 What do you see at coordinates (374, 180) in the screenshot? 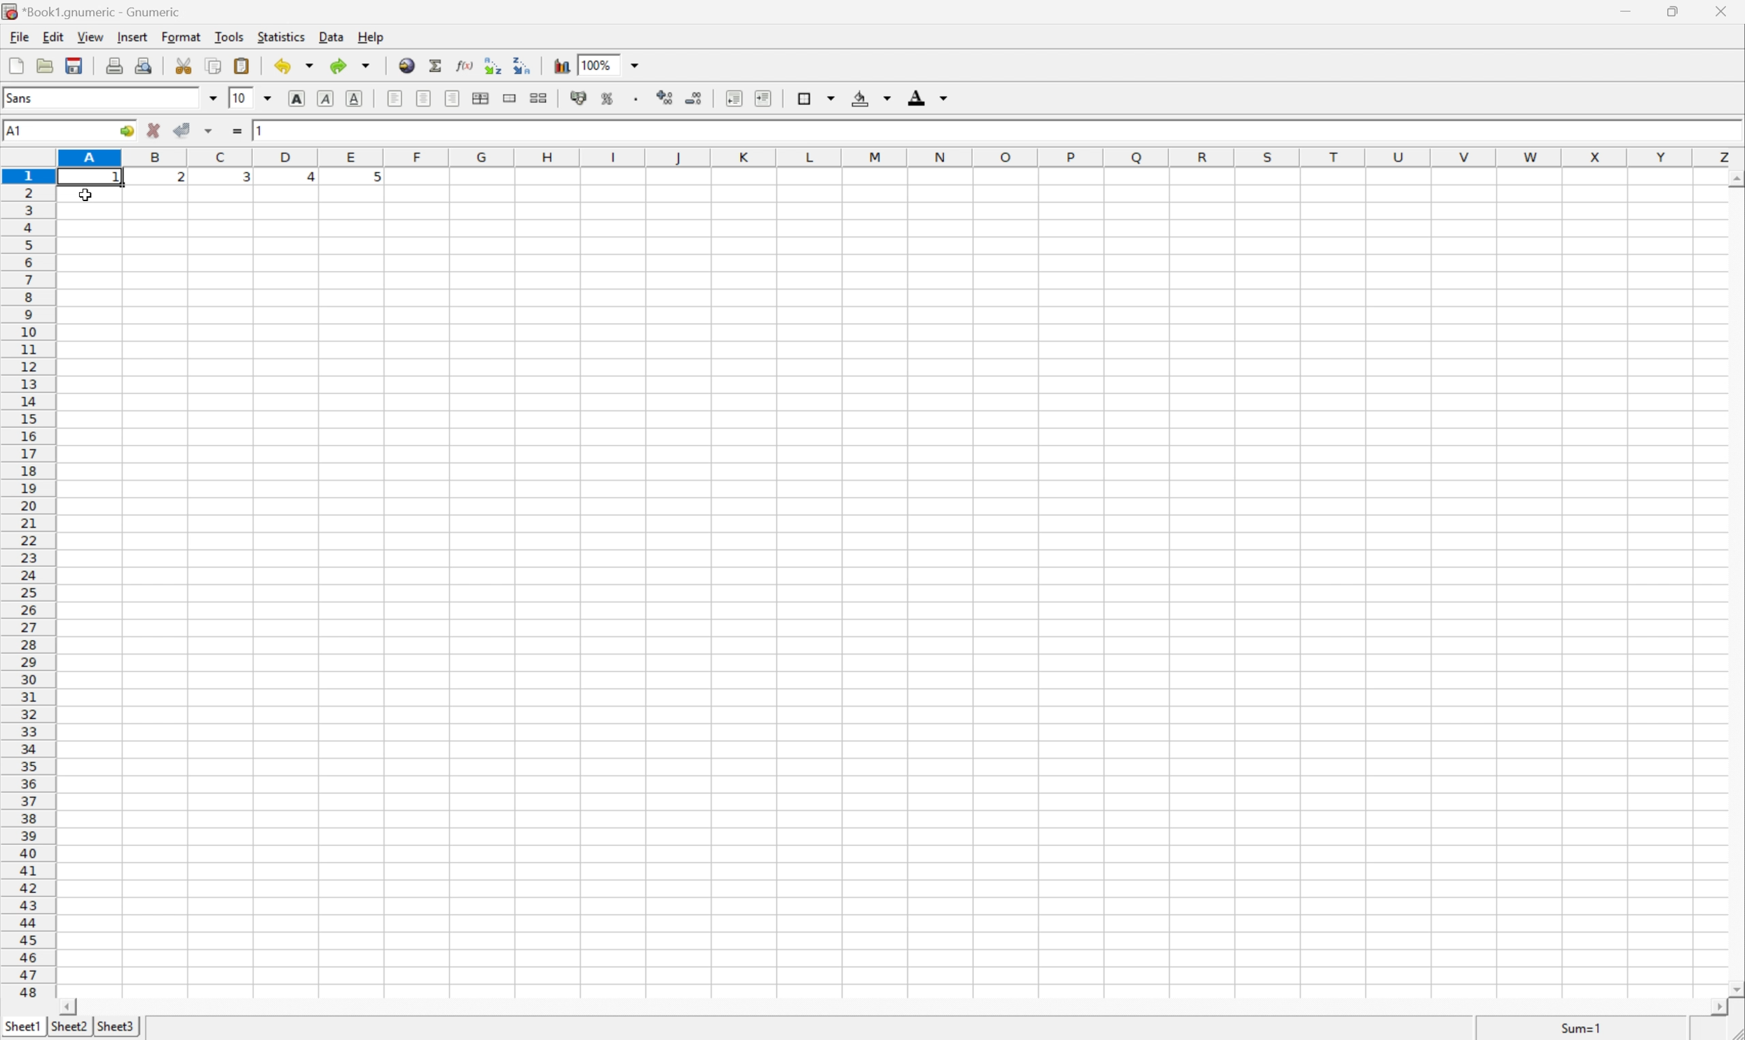
I see `5` at bounding box center [374, 180].